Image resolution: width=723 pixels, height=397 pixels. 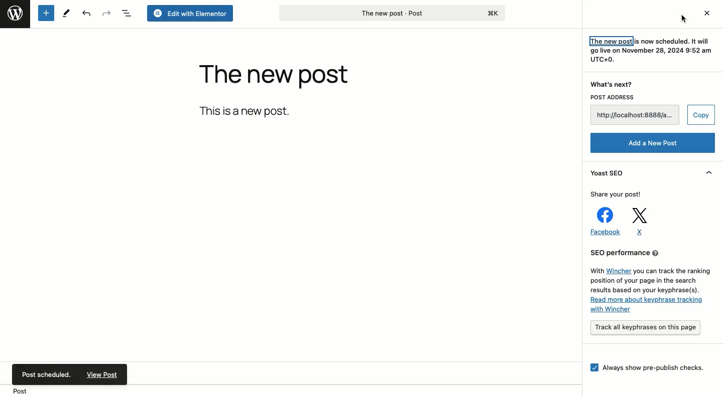 I want to click on Add new block, so click(x=46, y=13).